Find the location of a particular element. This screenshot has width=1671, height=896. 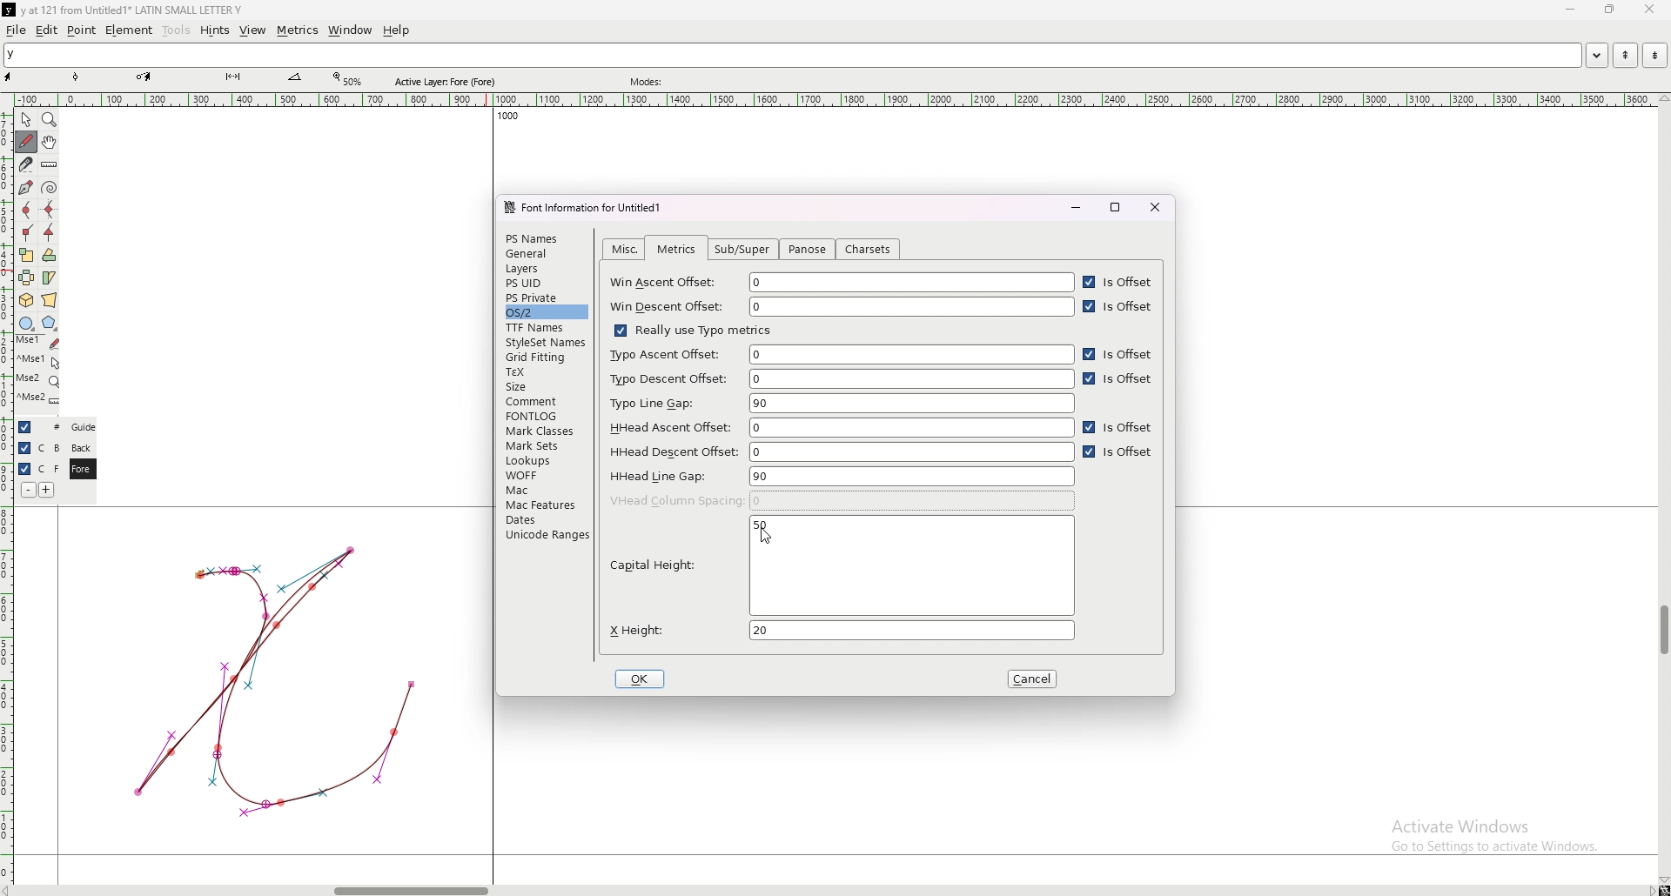

next word is located at coordinates (1651, 55).